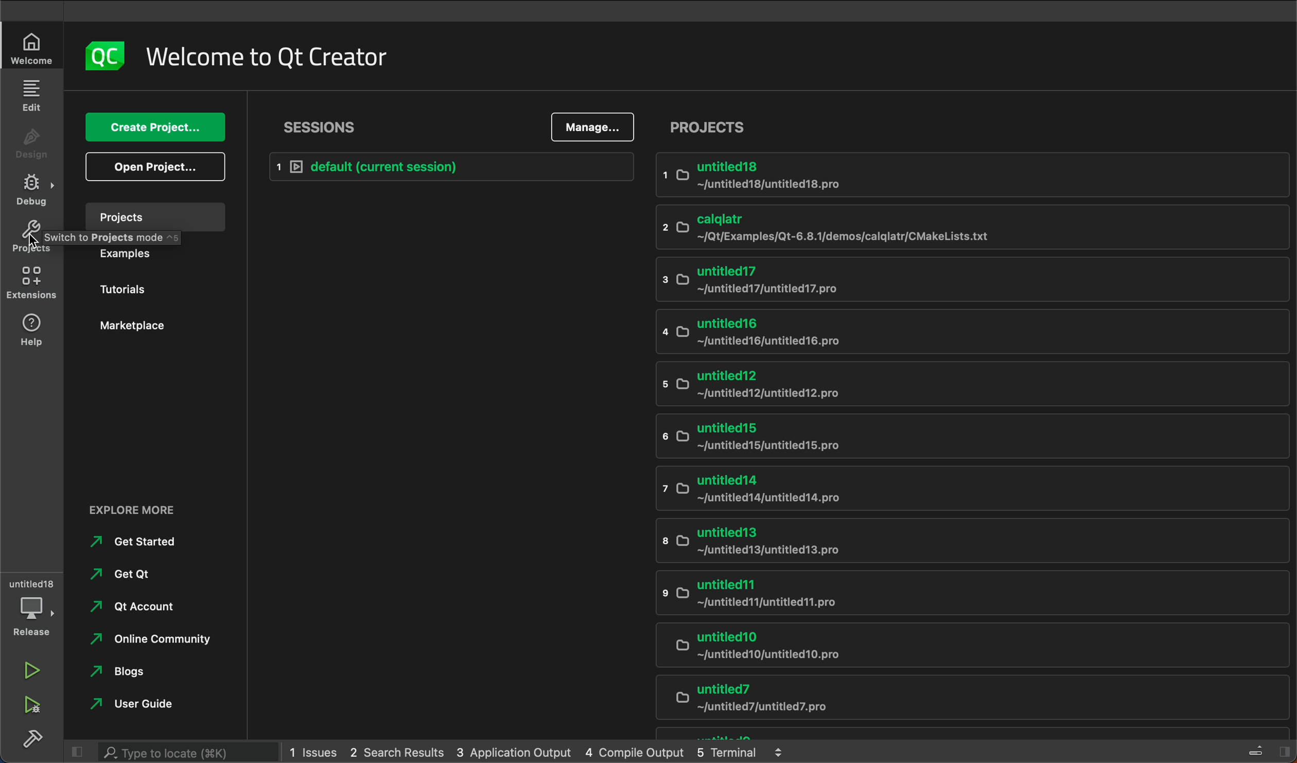 The image size is (1297, 763). Describe the element at coordinates (971, 228) in the screenshot. I see `calqlatr` at that location.